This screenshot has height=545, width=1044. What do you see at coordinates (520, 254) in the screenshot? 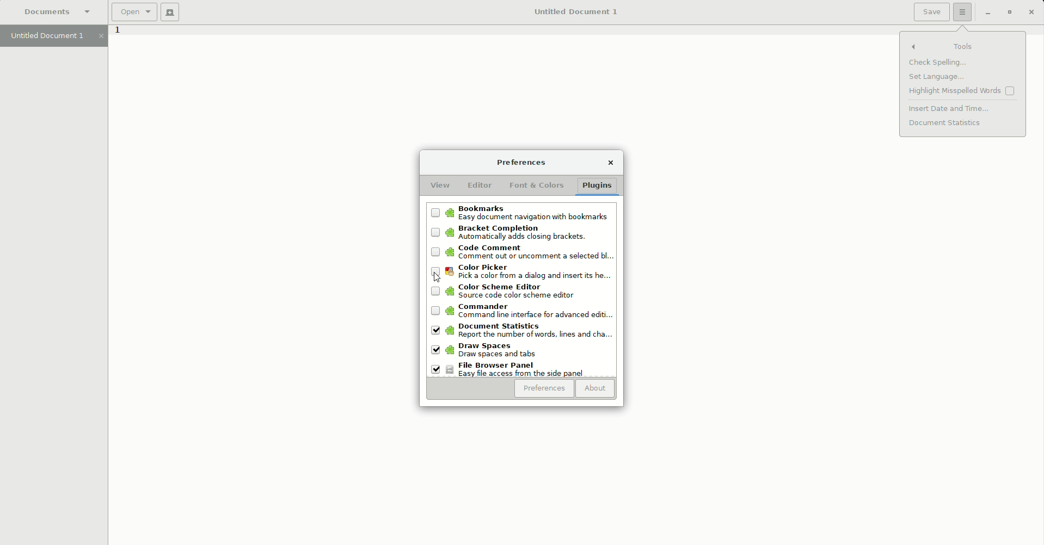
I see `Code comment: Comment out of uncomment a selected bl.` at bounding box center [520, 254].